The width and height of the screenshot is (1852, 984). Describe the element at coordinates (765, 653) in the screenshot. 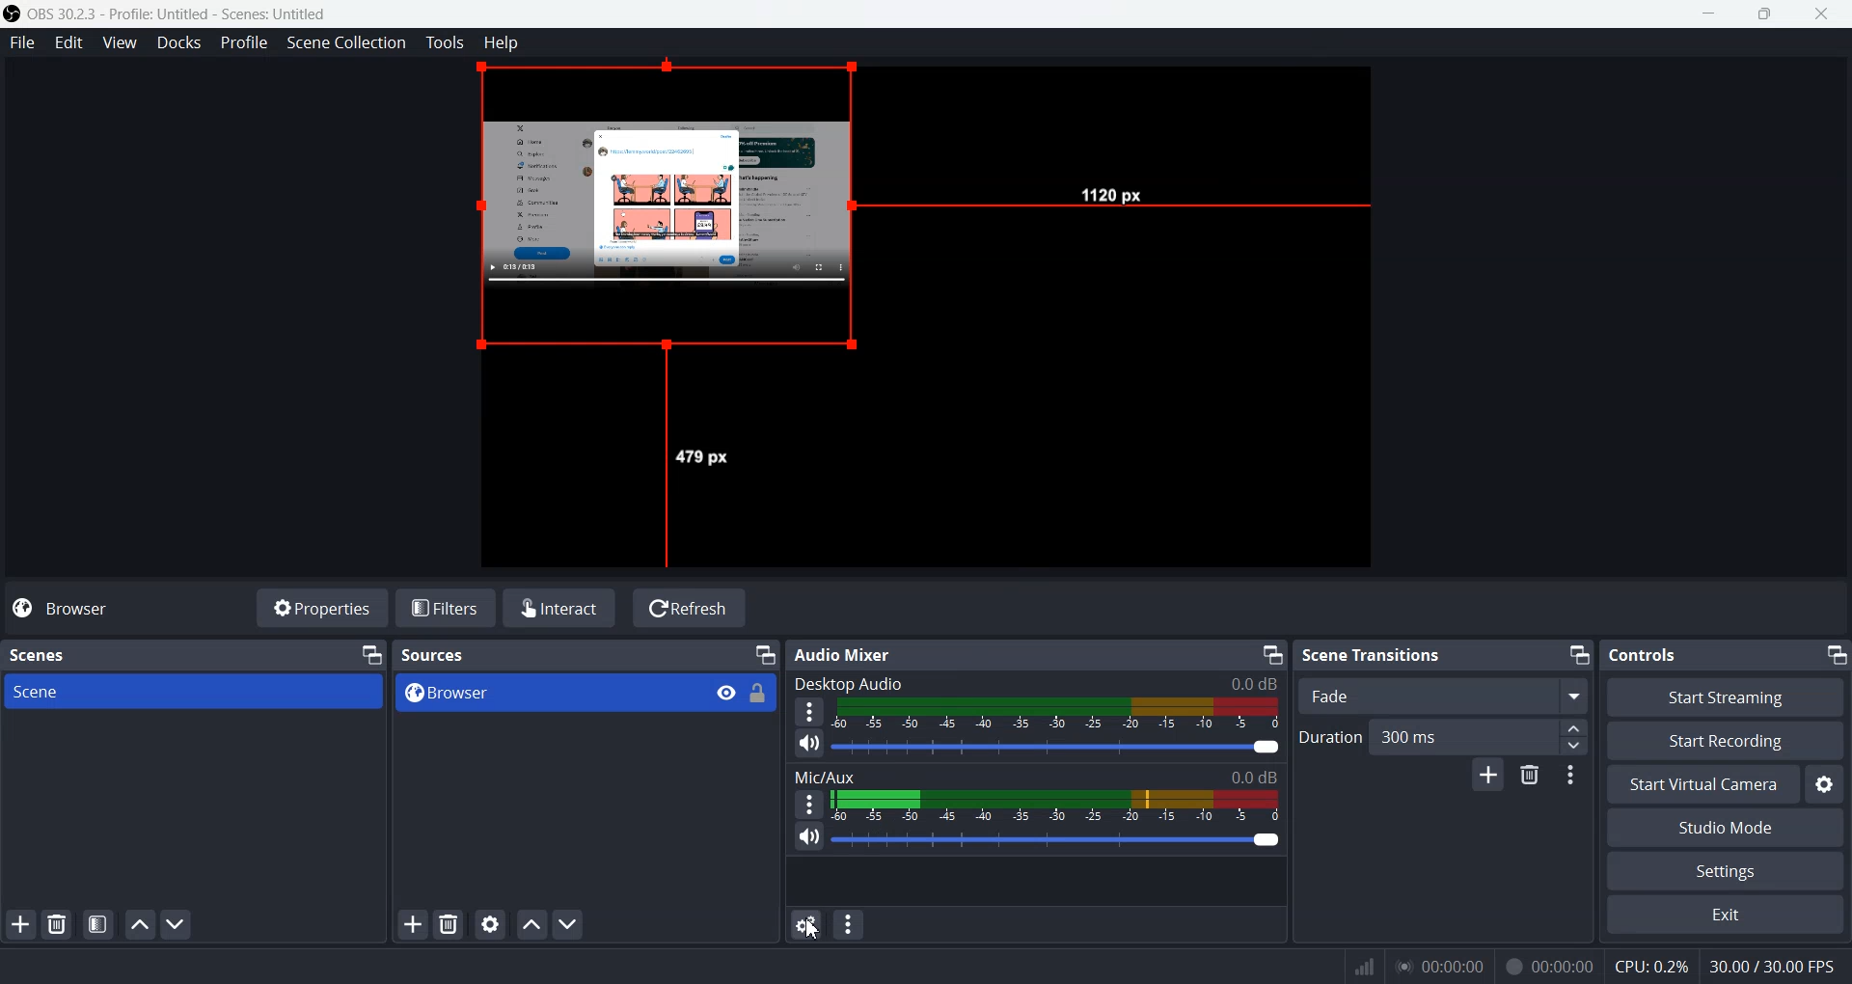

I see `Minimize` at that location.